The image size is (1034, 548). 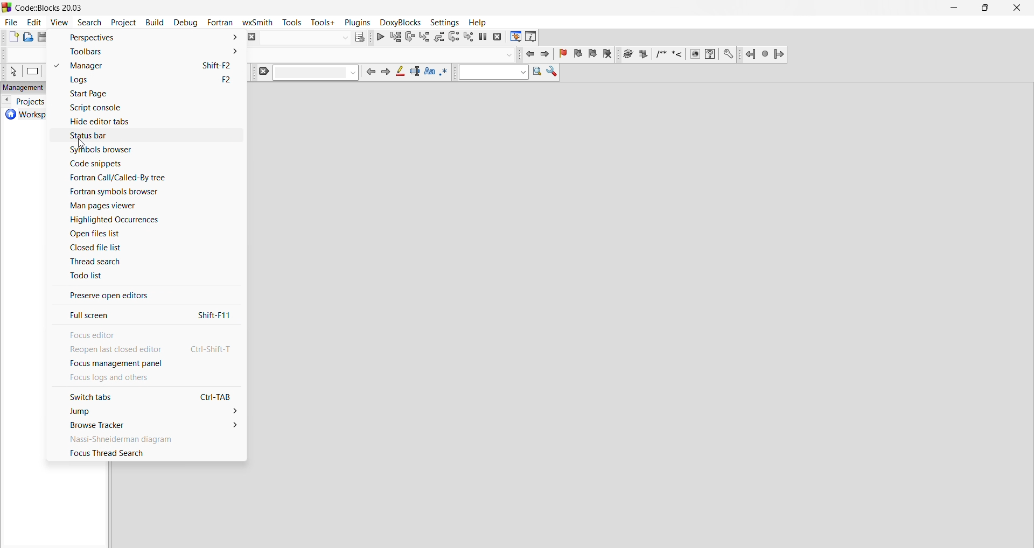 I want to click on thread search, so click(x=146, y=261).